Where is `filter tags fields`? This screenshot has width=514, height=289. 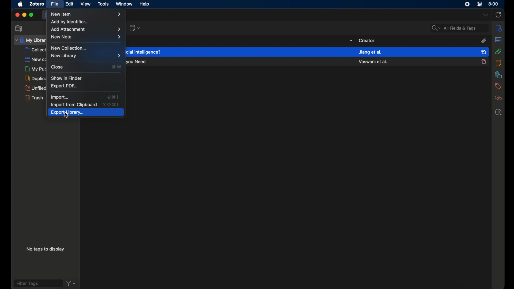
filter tags fields is located at coordinates (38, 283).